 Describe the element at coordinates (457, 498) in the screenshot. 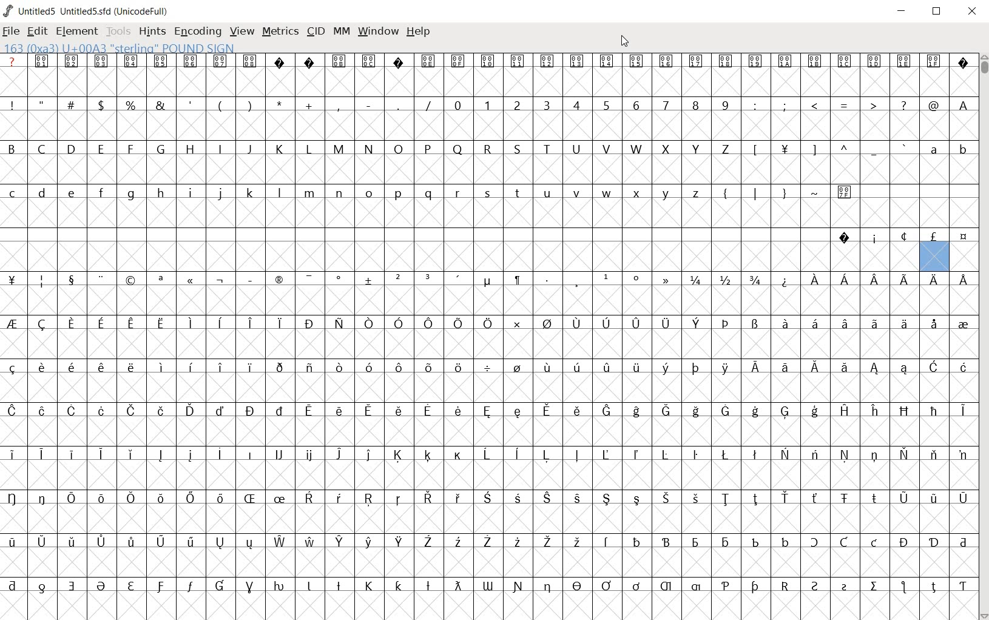

I see `Symbol` at that location.